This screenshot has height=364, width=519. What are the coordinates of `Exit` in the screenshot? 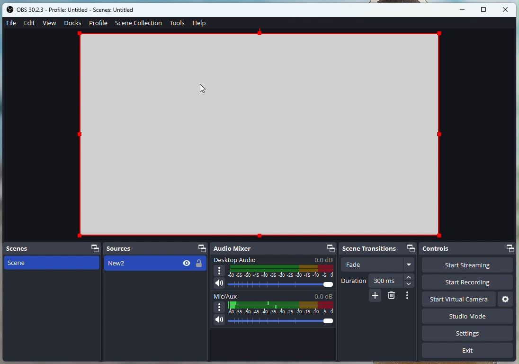 It's located at (467, 352).